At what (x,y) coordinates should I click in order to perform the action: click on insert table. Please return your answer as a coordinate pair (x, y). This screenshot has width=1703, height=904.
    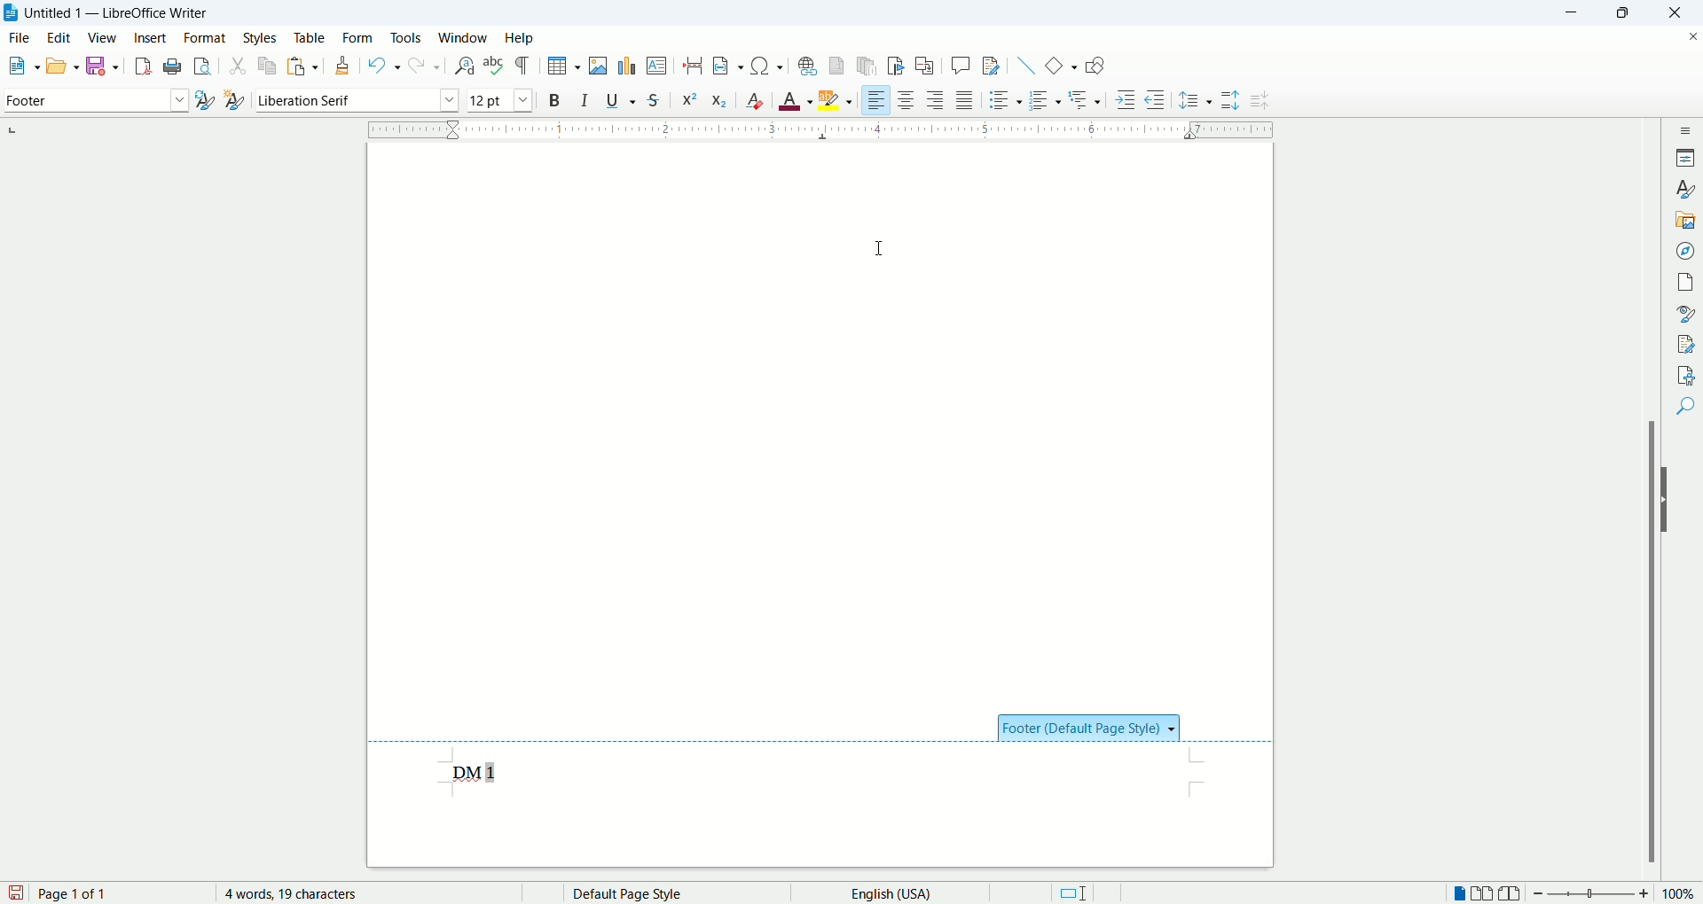
    Looking at the image, I should click on (564, 66).